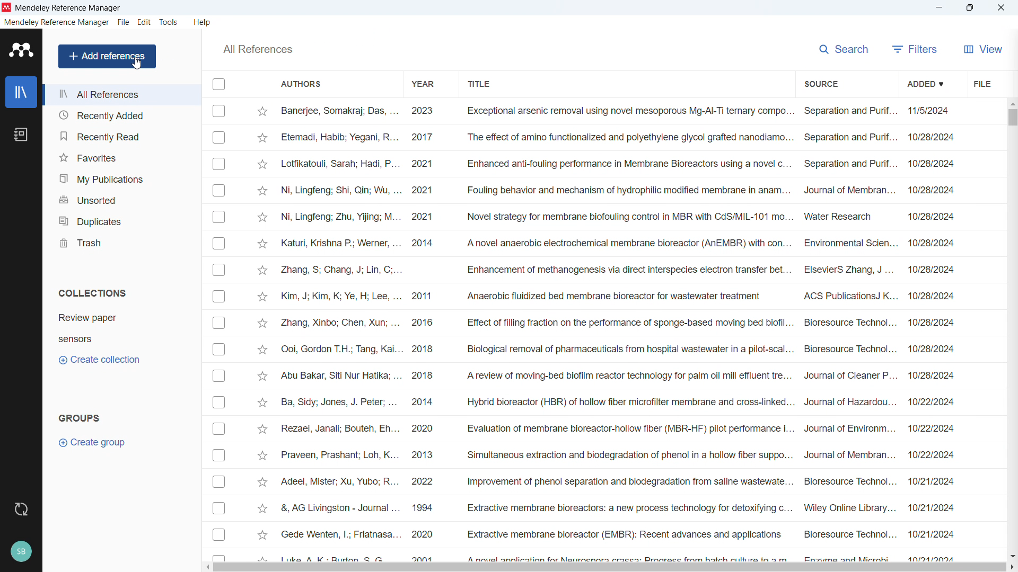  Describe the element at coordinates (21, 510) in the screenshot. I see `Sync ` at that location.